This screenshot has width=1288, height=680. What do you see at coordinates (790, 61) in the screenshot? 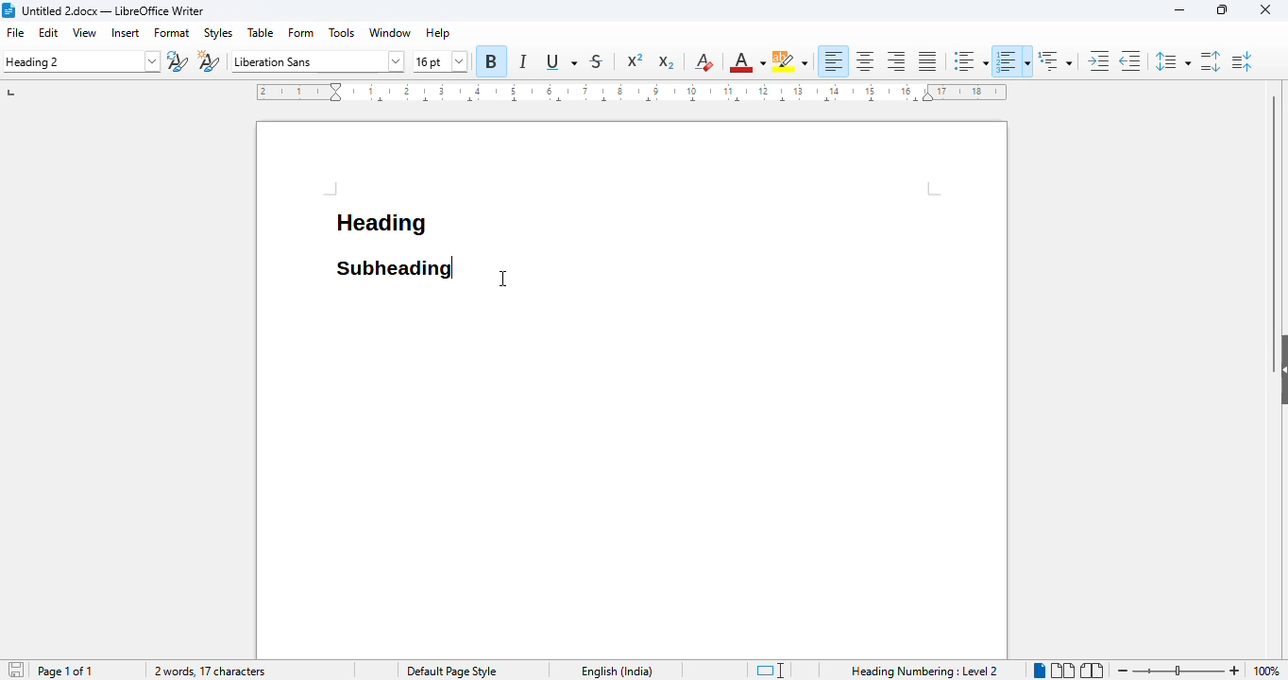
I see `character highlighting color` at bounding box center [790, 61].